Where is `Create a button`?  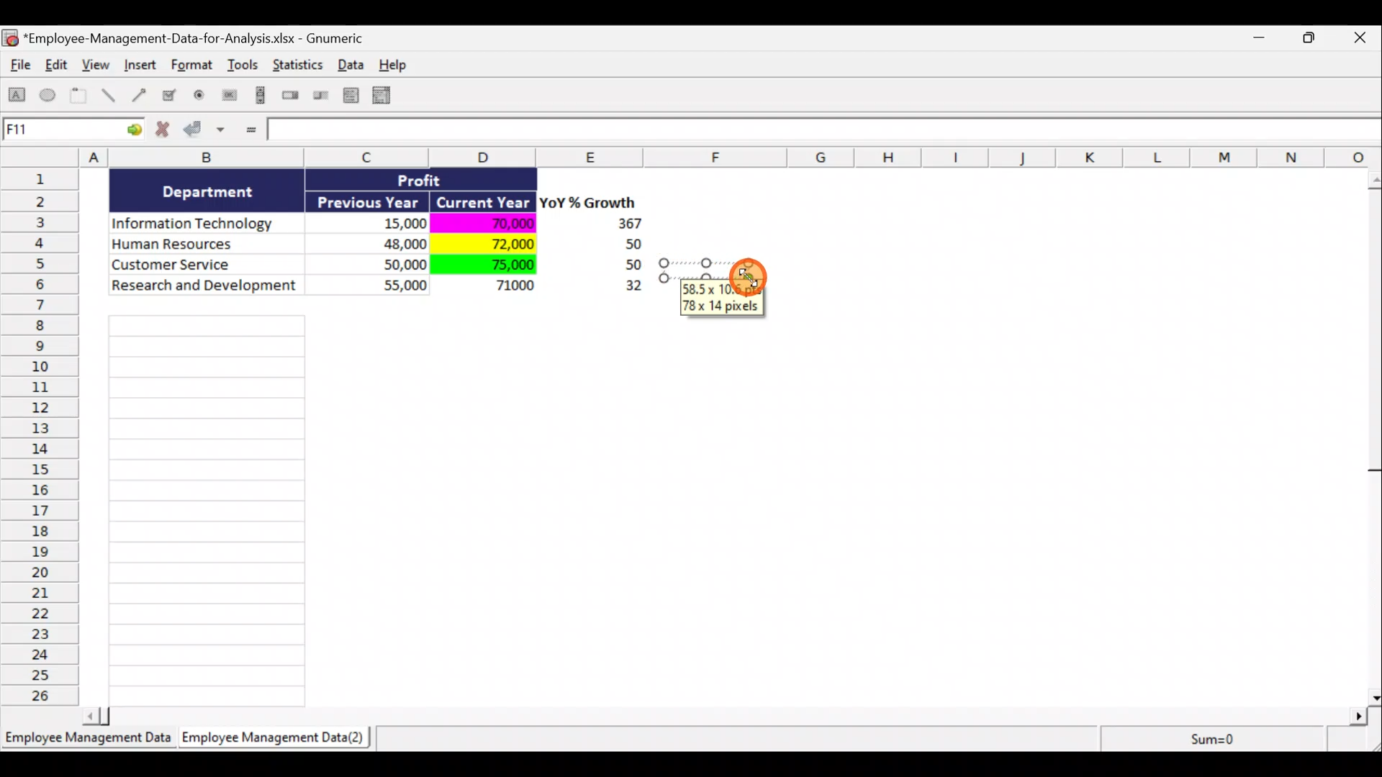 Create a button is located at coordinates (228, 99).